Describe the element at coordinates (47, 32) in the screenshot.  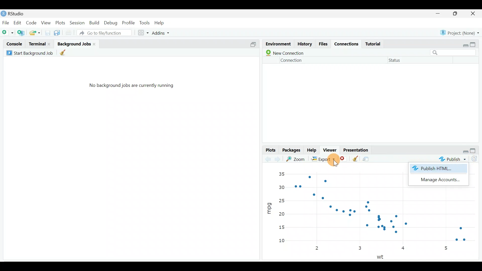
I see `Save current document` at that location.